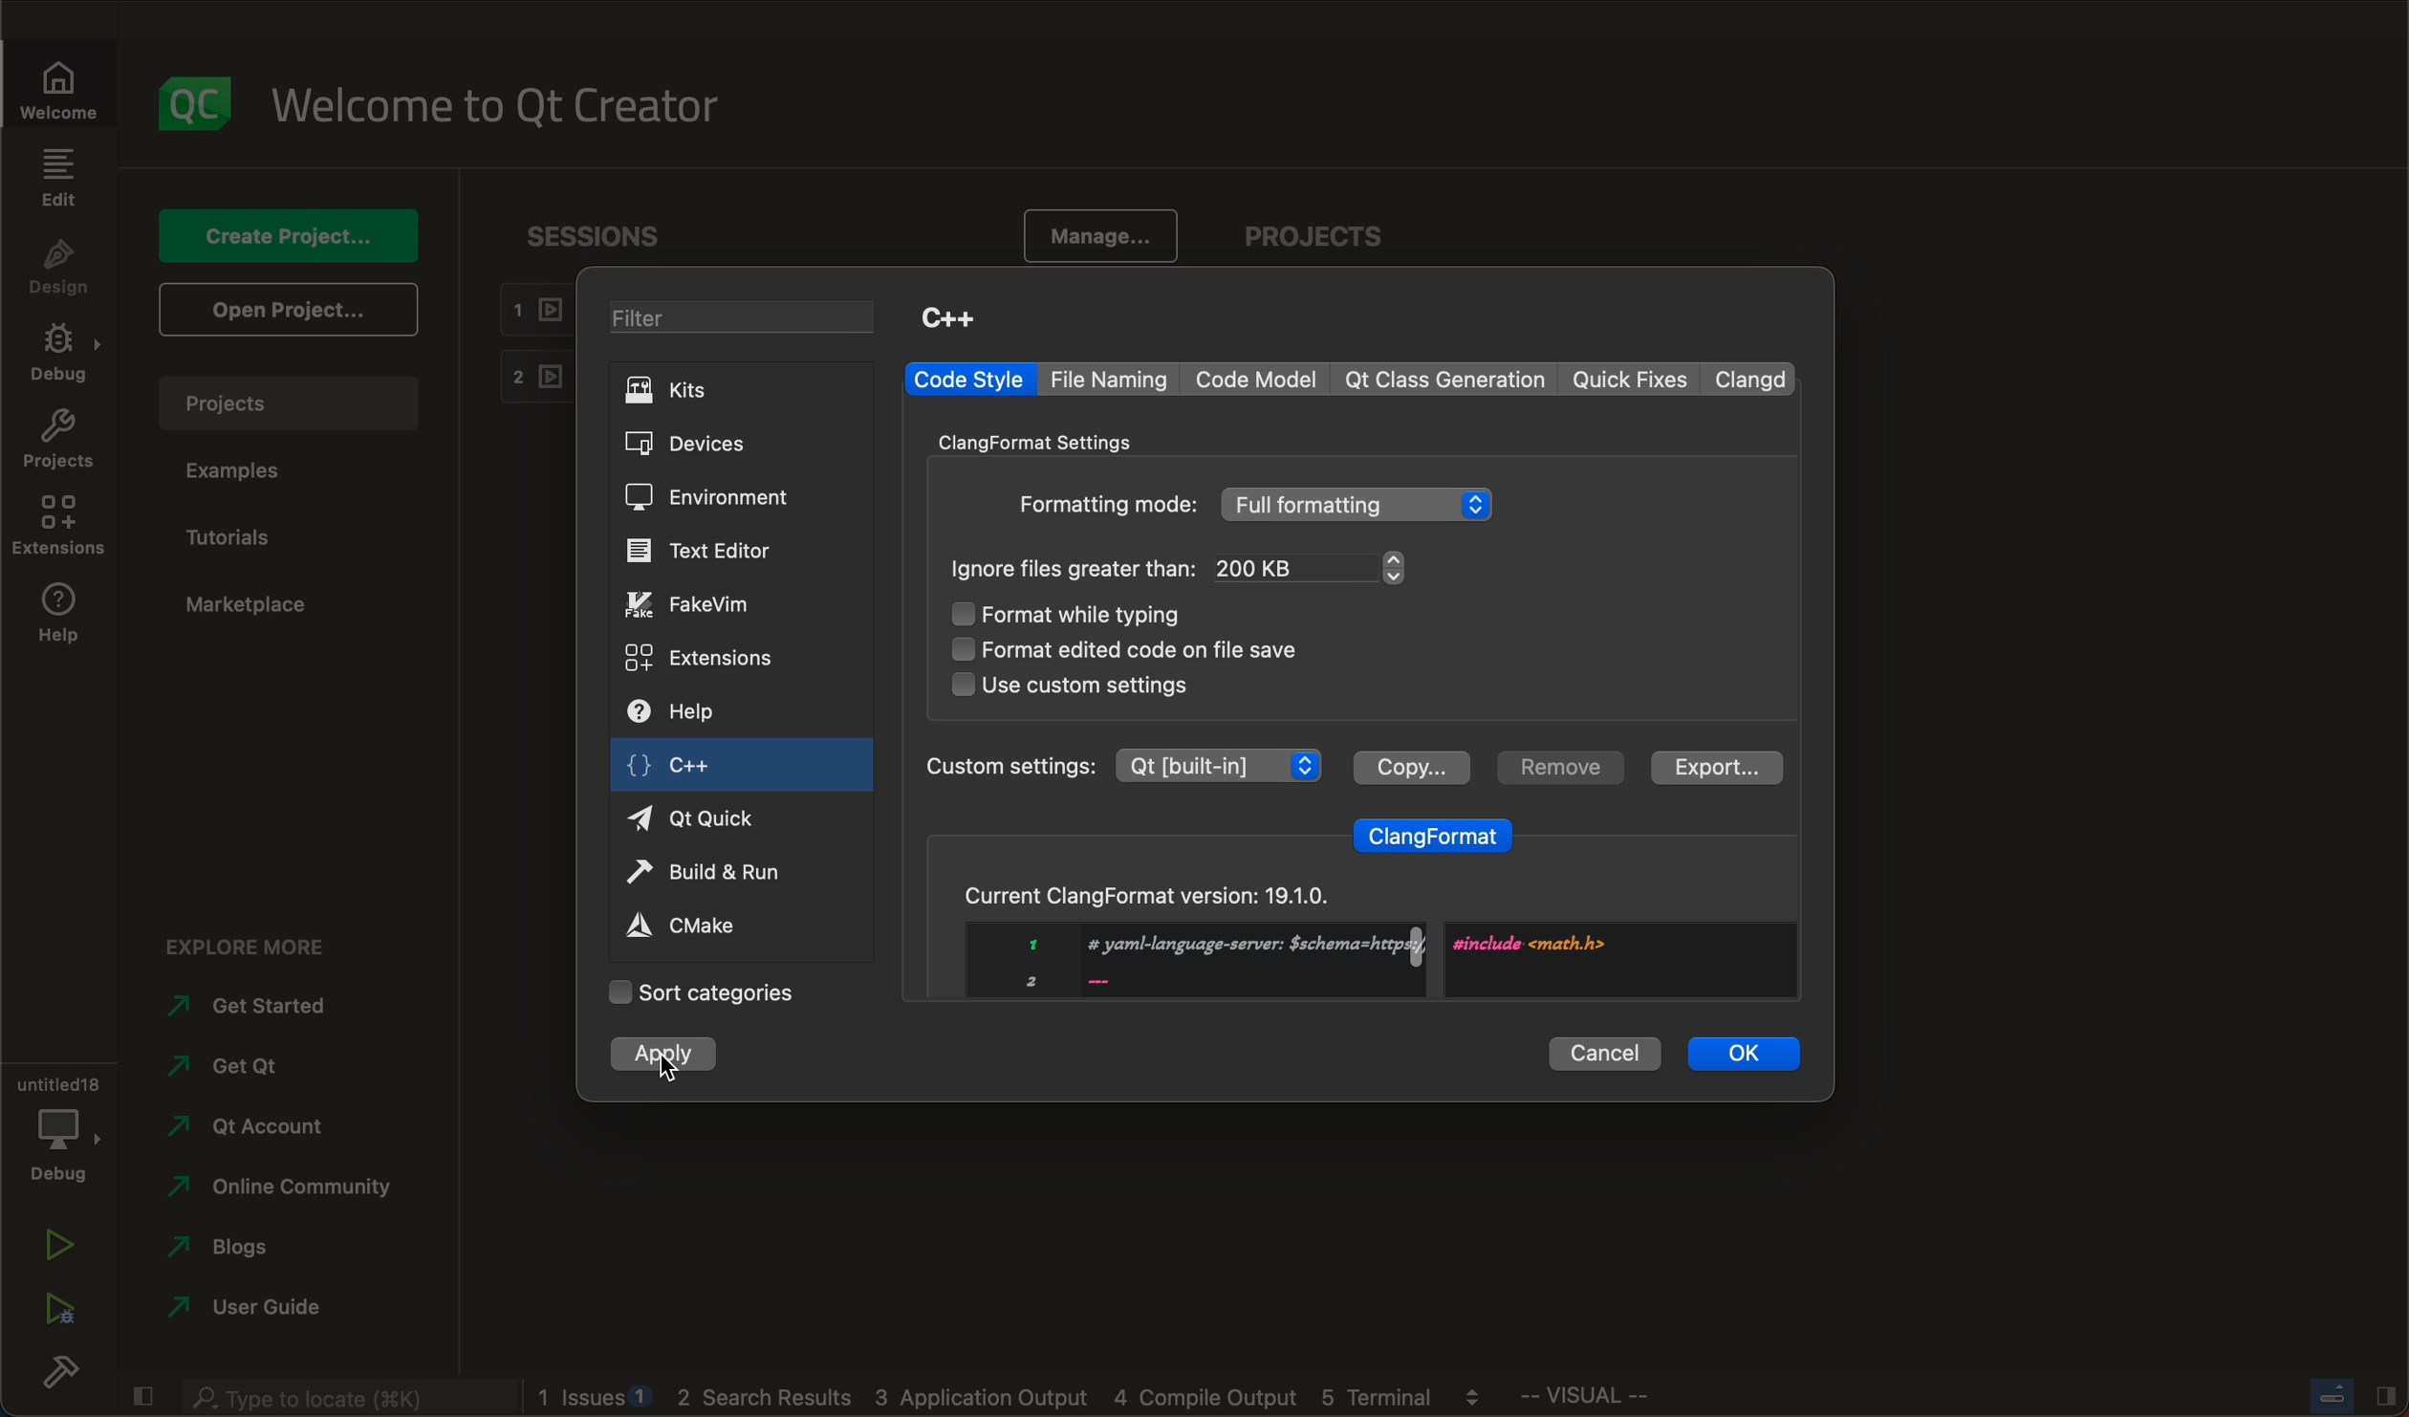 This screenshot has height=1417, width=2409. What do you see at coordinates (1556, 767) in the screenshot?
I see `remove` at bounding box center [1556, 767].